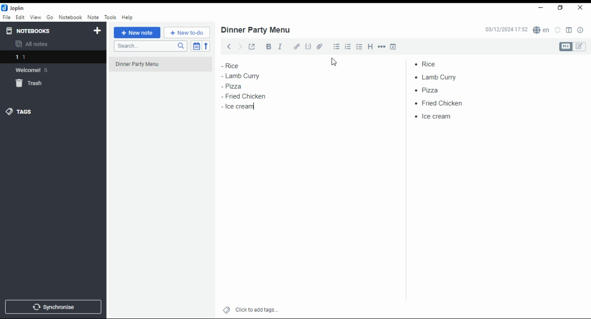 This screenshot has height=319, width=591. Describe the element at coordinates (505, 30) in the screenshot. I see `03/12/2024 17:51` at that location.